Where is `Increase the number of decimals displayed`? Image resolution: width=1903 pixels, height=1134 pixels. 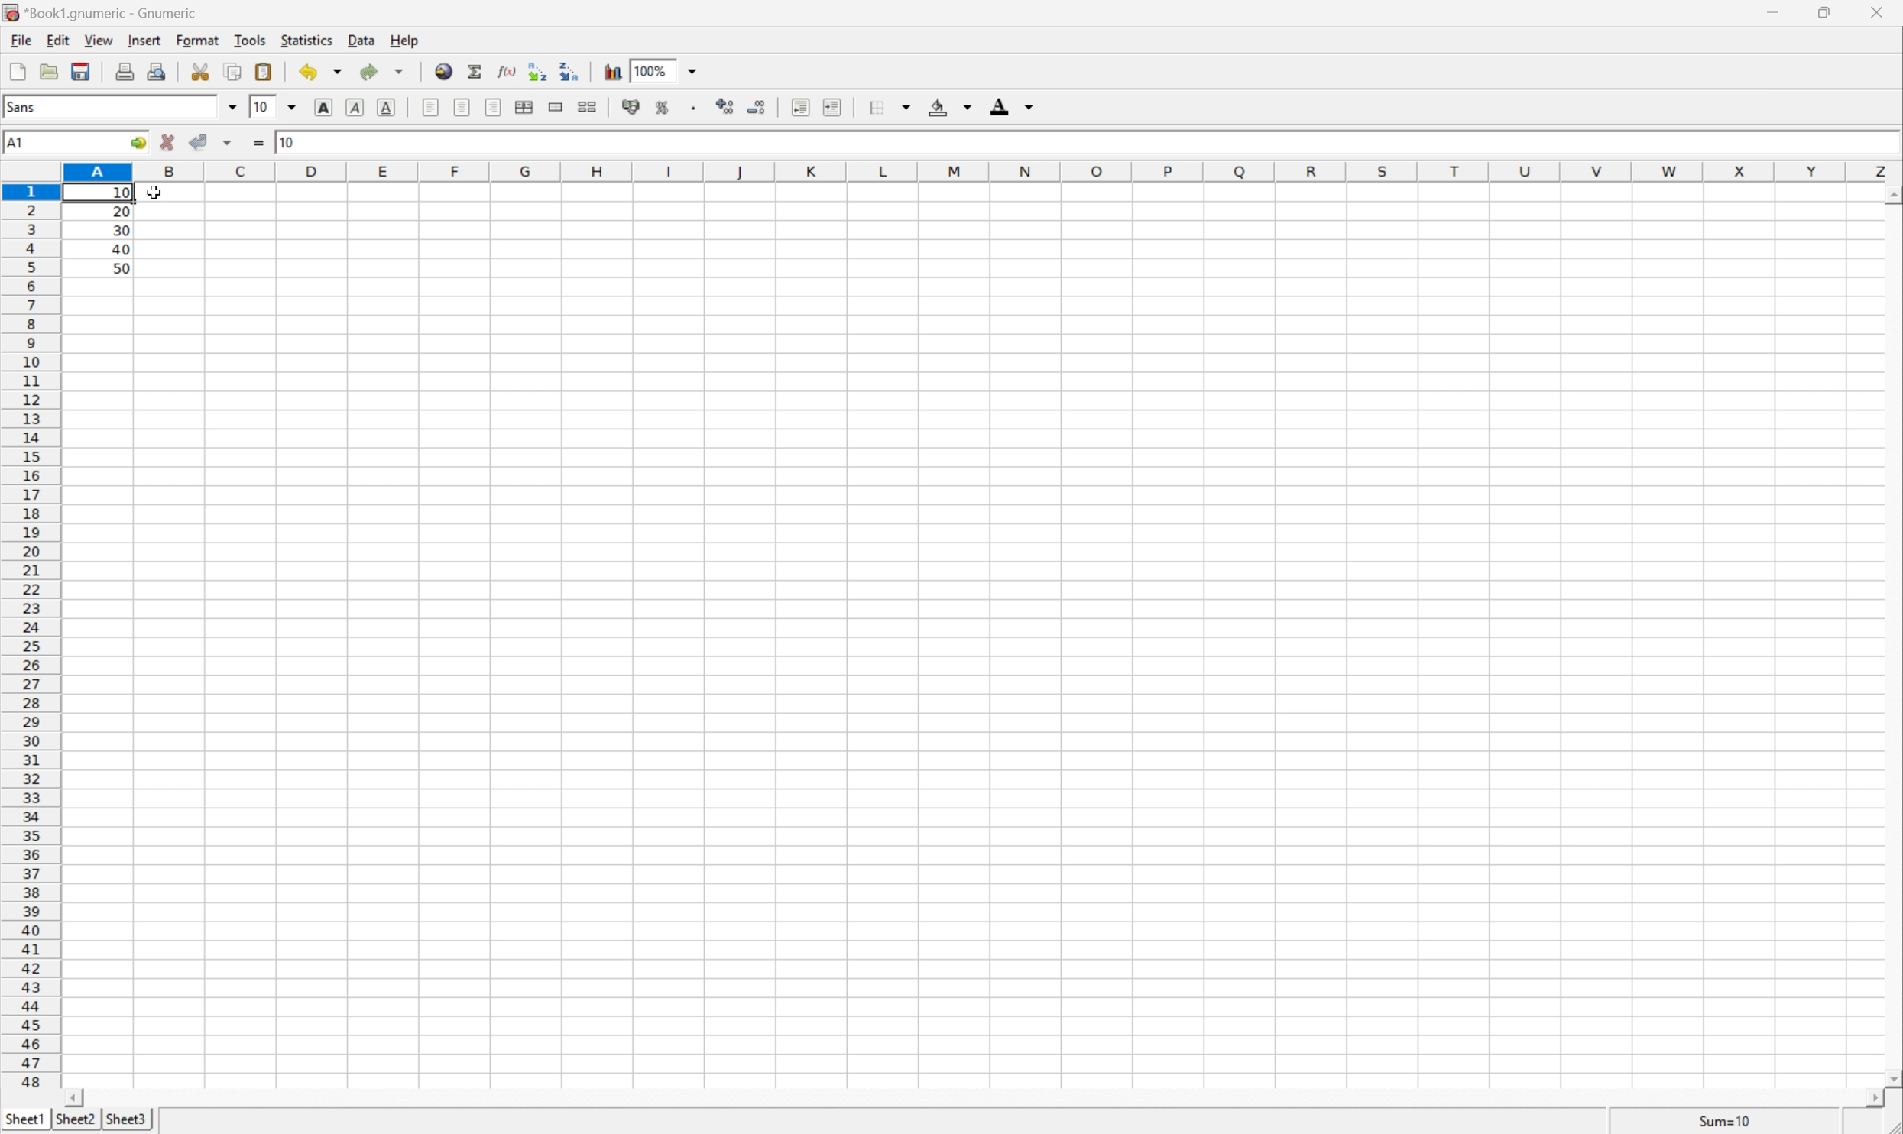
Increase the number of decimals displayed is located at coordinates (723, 105).